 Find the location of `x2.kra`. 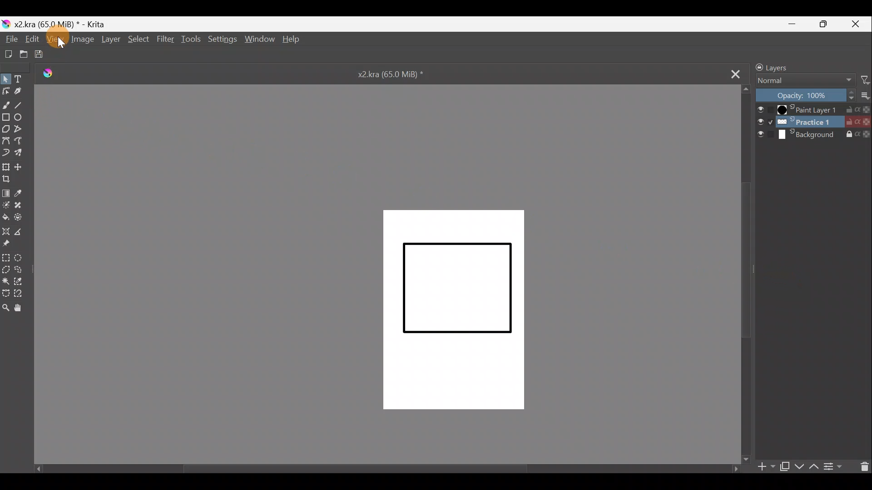

x2.kra is located at coordinates (383, 73).